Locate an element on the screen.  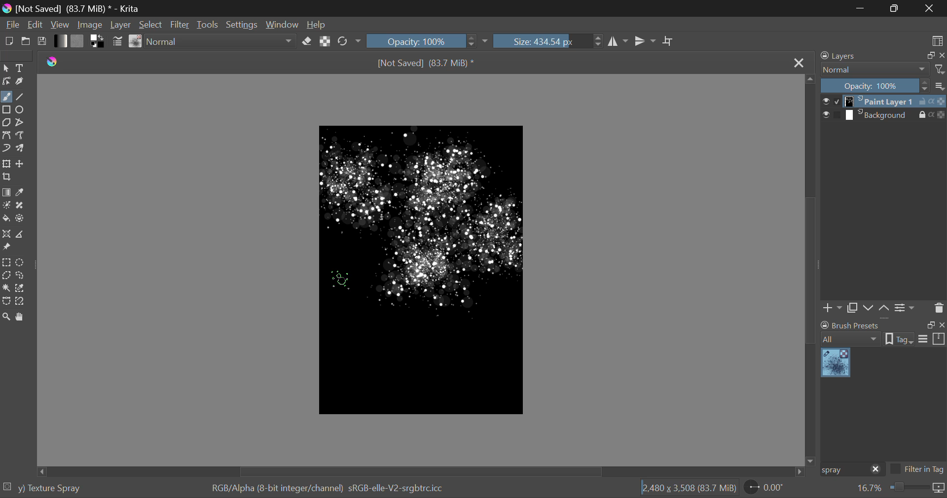
zoom slider is located at coordinates (908, 488).